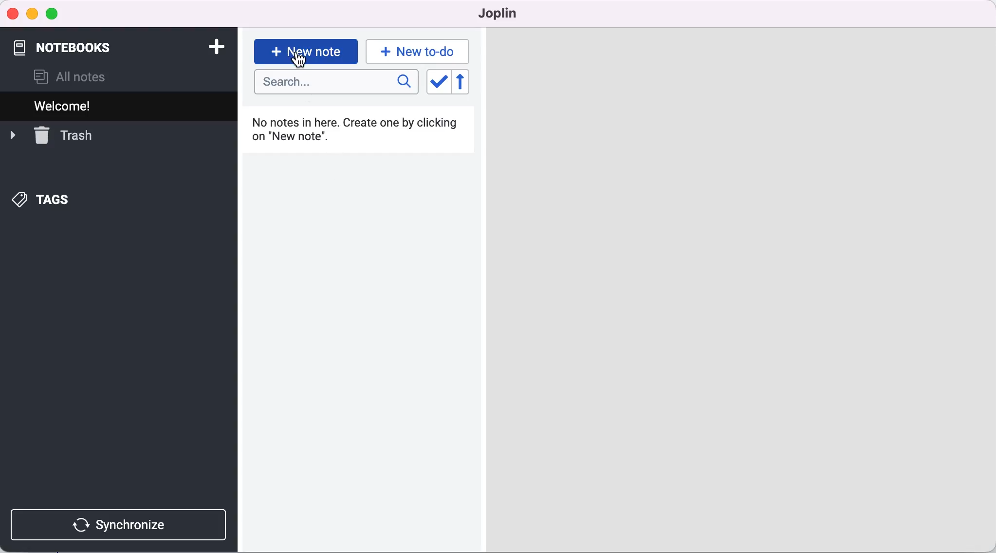 The height and width of the screenshot is (553, 996). What do you see at coordinates (78, 106) in the screenshot?
I see `welcome` at bounding box center [78, 106].